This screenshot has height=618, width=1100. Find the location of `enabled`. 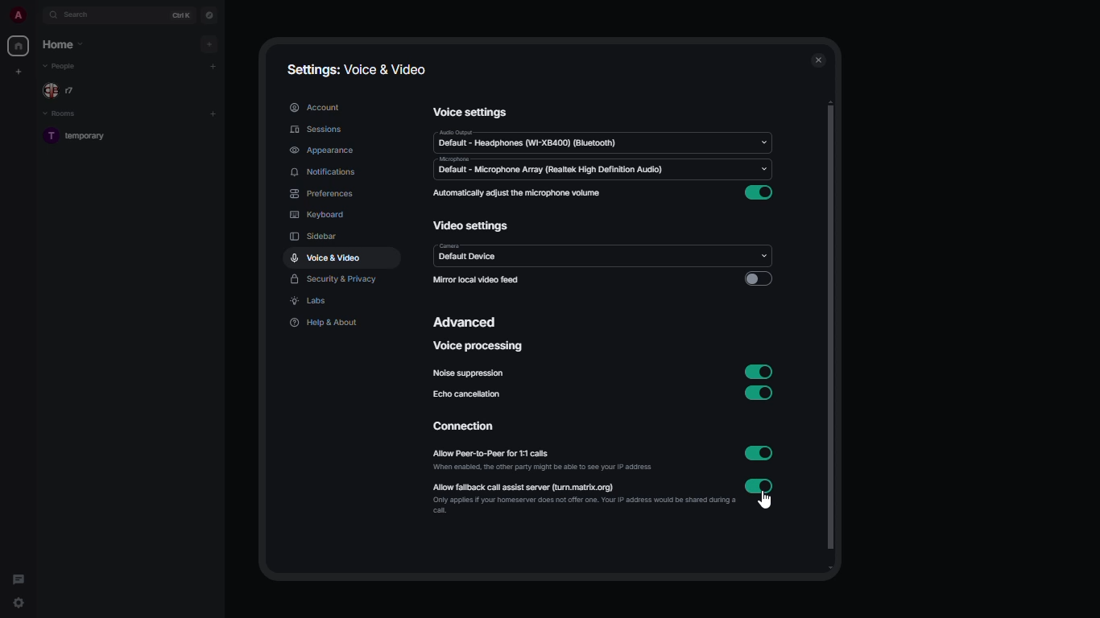

enabled is located at coordinates (759, 393).